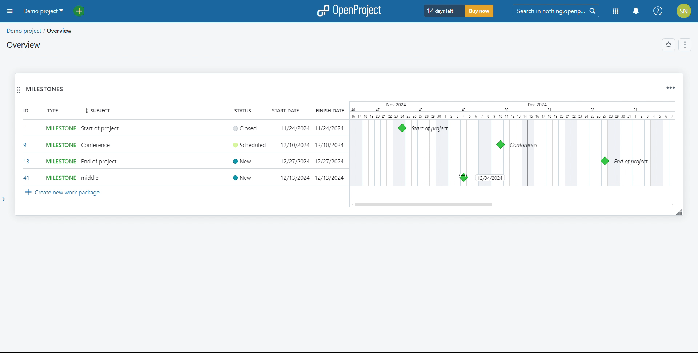  Describe the element at coordinates (243, 110) in the screenshot. I see `status` at that location.